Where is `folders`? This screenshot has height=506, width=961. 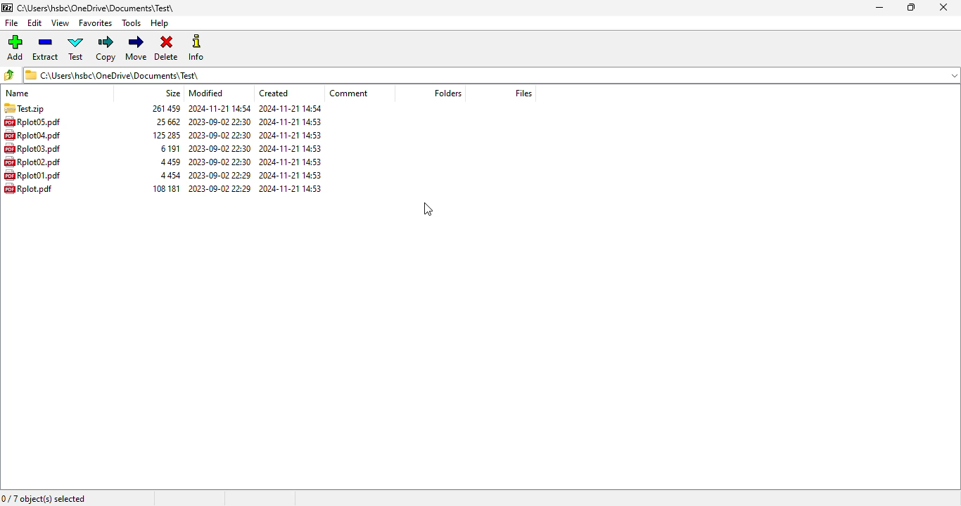
folders is located at coordinates (447, 93).